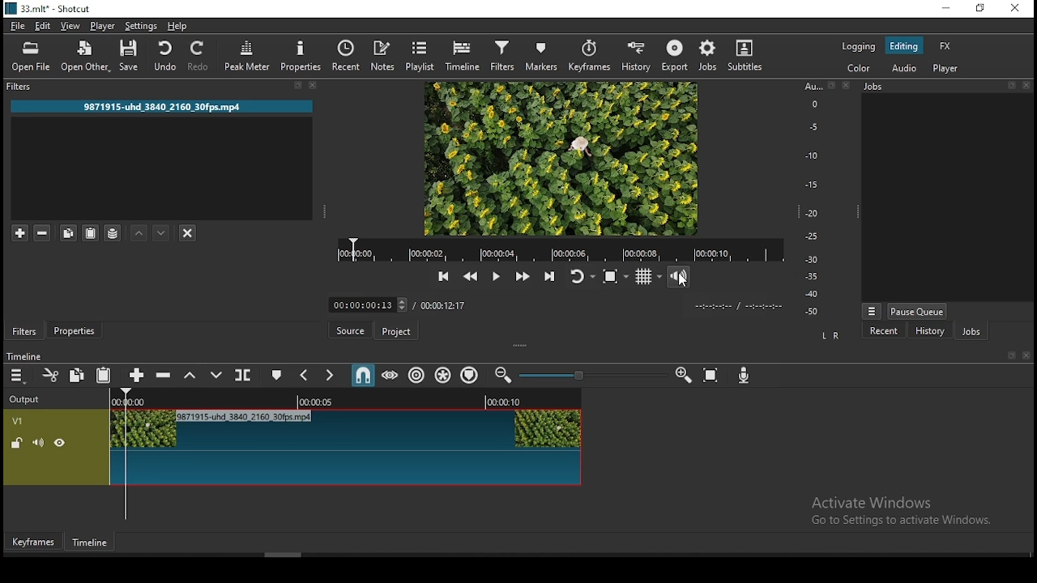  What do you see at coordinates (417, 375) in the screenshot?
I see `ripple` at bounding box center [417, 375].